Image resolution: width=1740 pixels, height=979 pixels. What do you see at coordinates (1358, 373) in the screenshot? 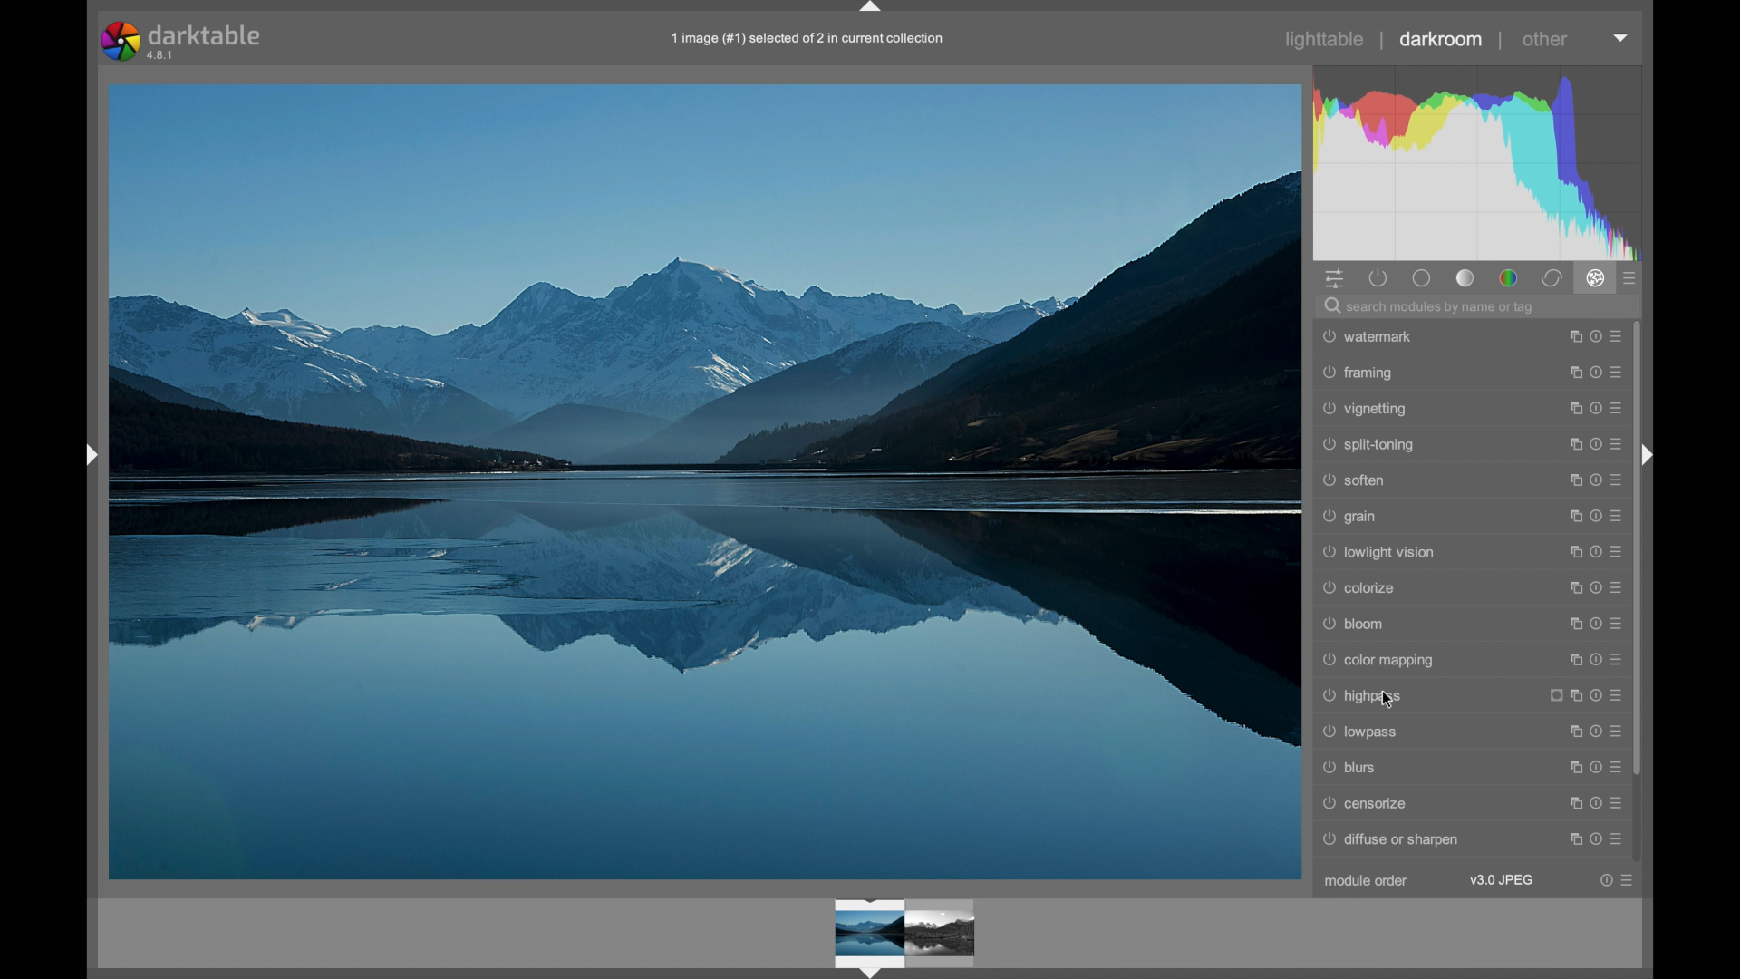
I see `framing` at bounding box center [1358, 373].